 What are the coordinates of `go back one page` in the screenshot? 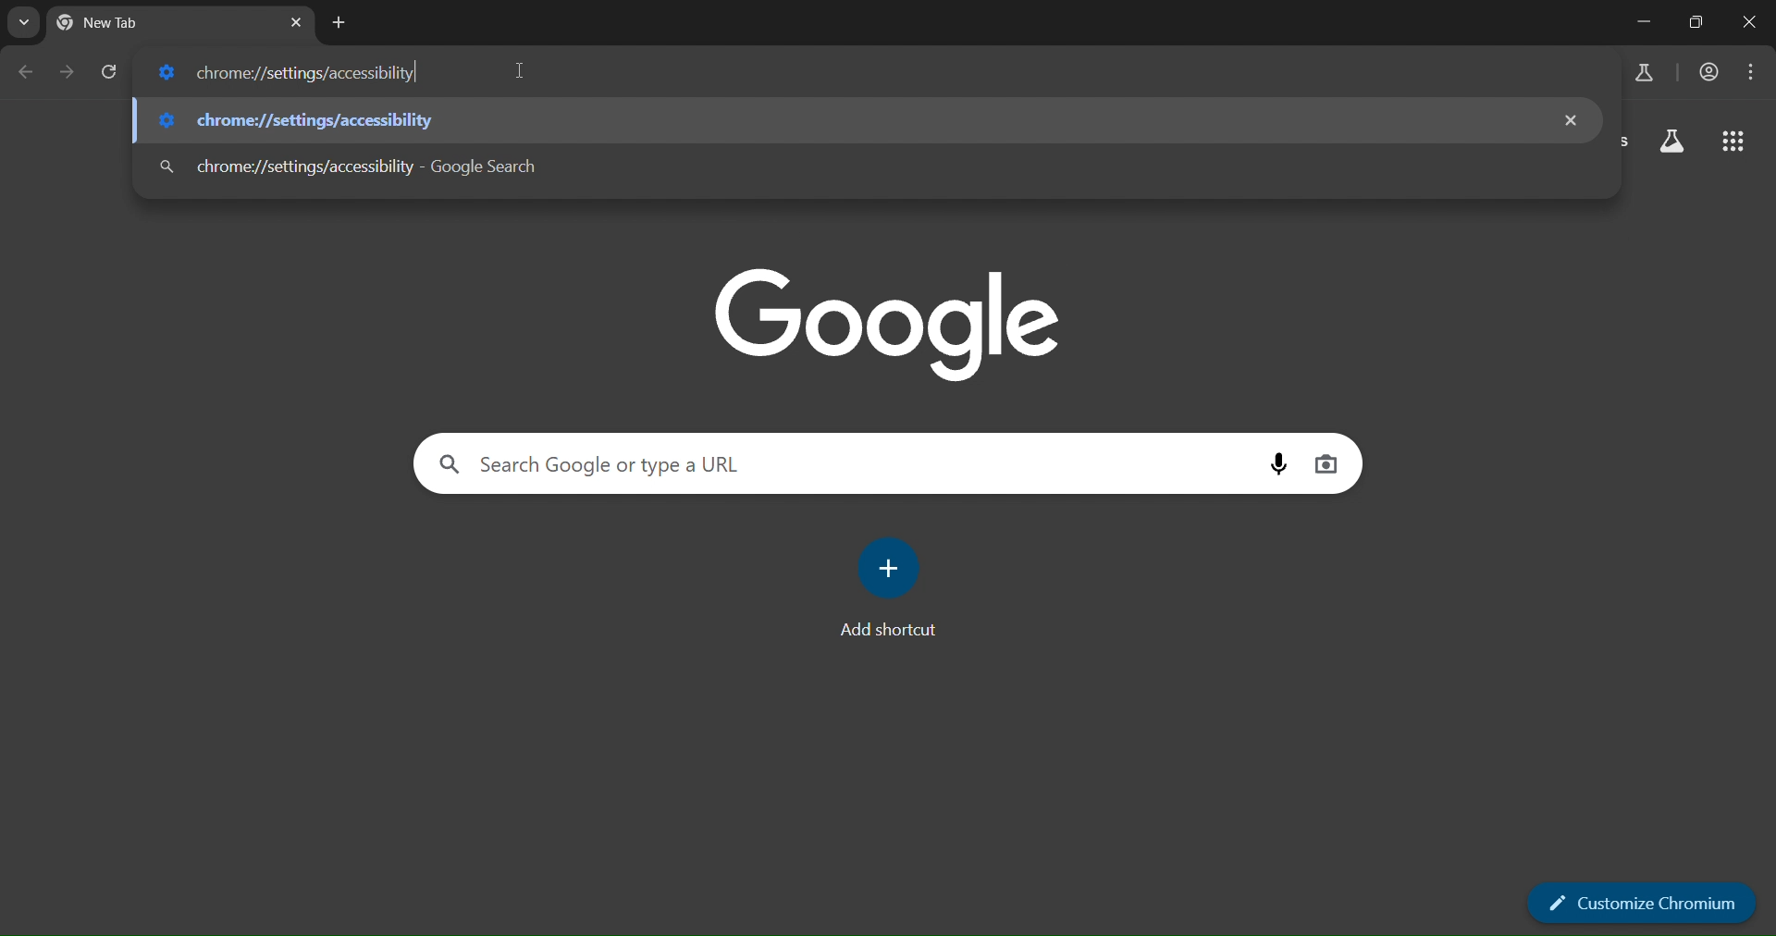 It's located at (24, 71).